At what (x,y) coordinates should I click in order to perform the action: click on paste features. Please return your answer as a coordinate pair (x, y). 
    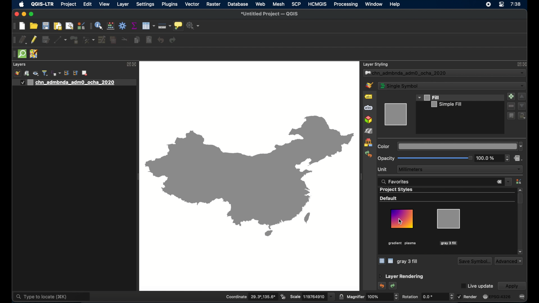
    Looking at the image, I should click on (149, 40).